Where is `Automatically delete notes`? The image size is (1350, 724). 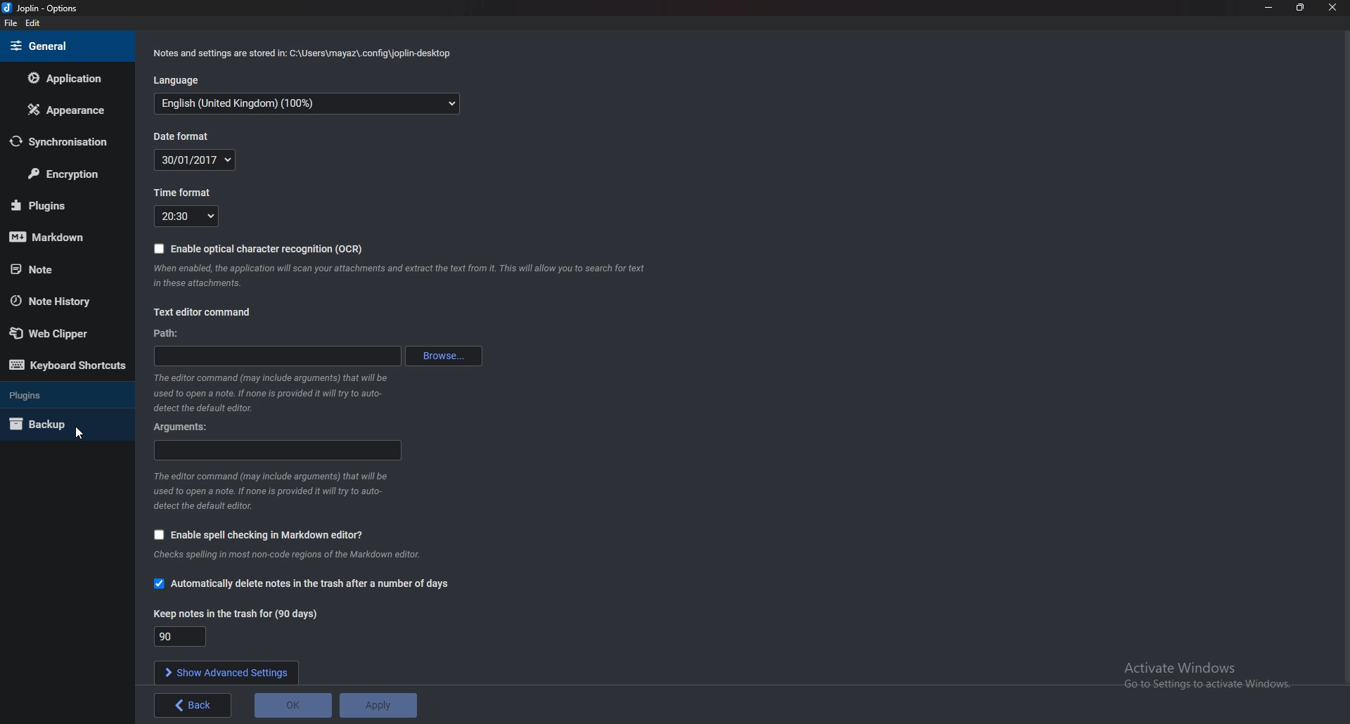 Automatically delete notes is located at coordinates (303, 583).